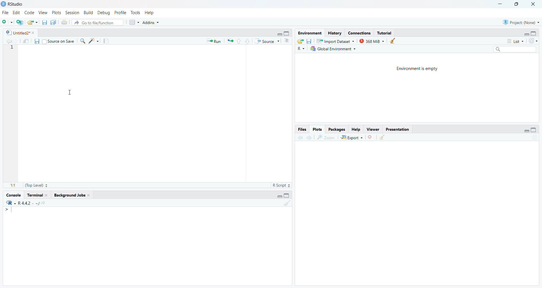 This screenshot has height=288, width=542. Describe the element at coordinates (89, 12) in the screenshot. I see `Build` at that location.